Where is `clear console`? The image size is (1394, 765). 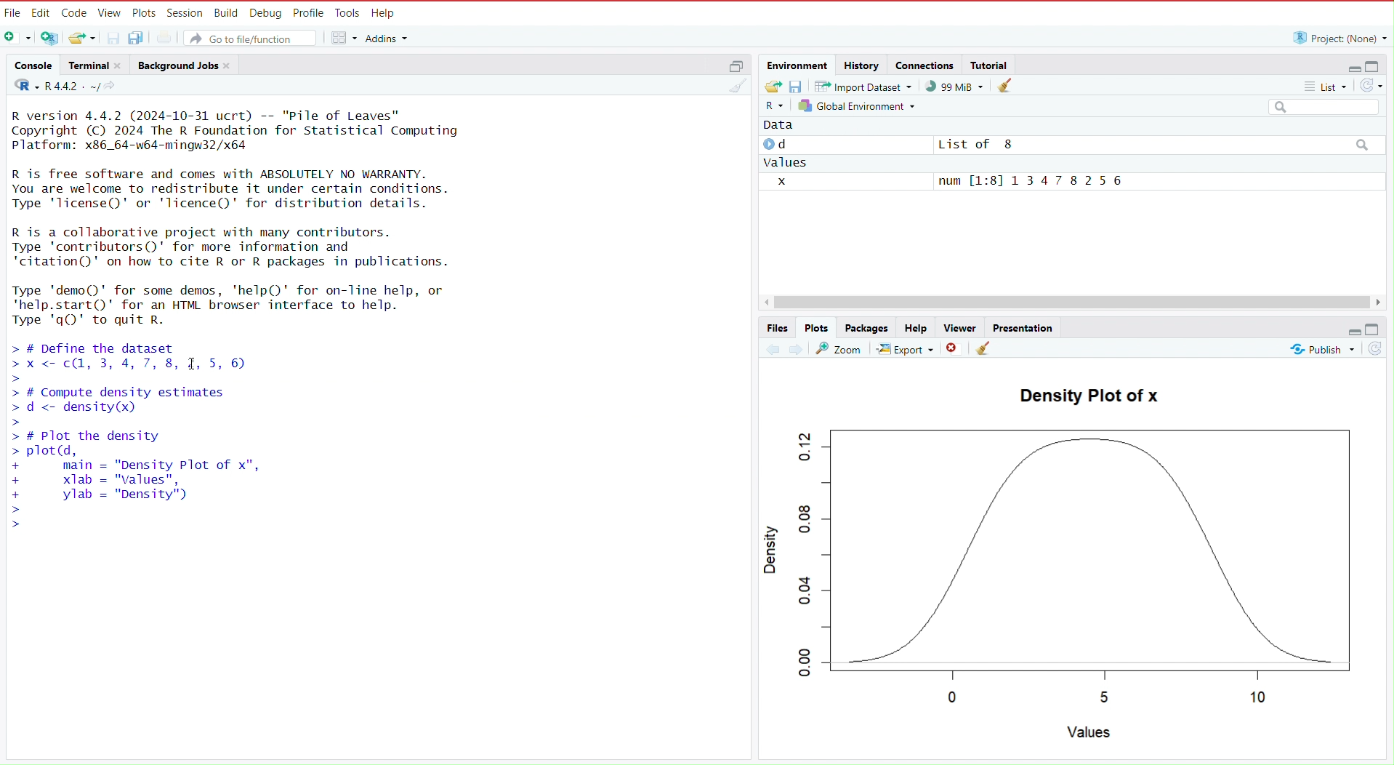 clear console is located at coordinates (736, 87).